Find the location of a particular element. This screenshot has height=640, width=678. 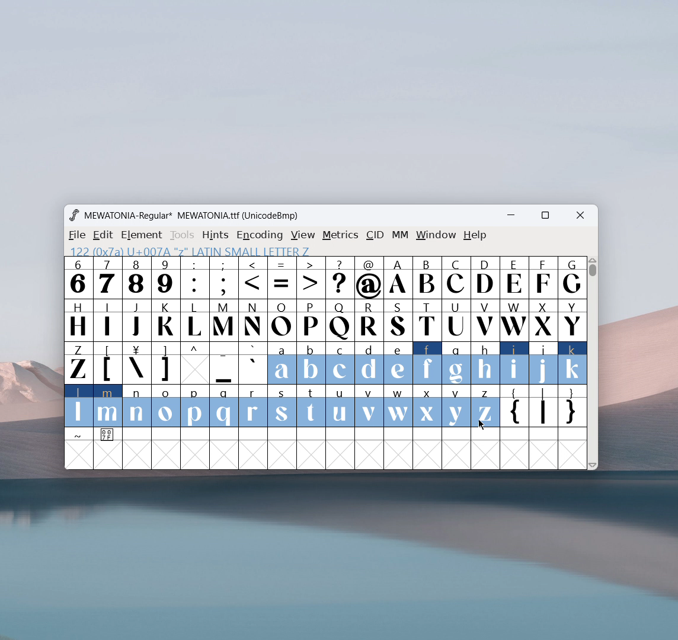

x is located at coordinates (428, 405).